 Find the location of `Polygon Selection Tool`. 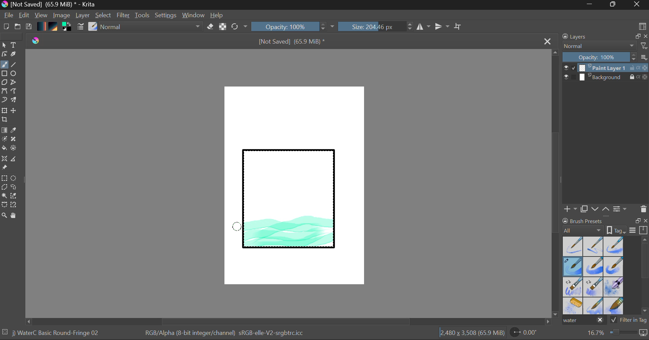

Polygon Selection Tool is located at coordinates (4, 187).